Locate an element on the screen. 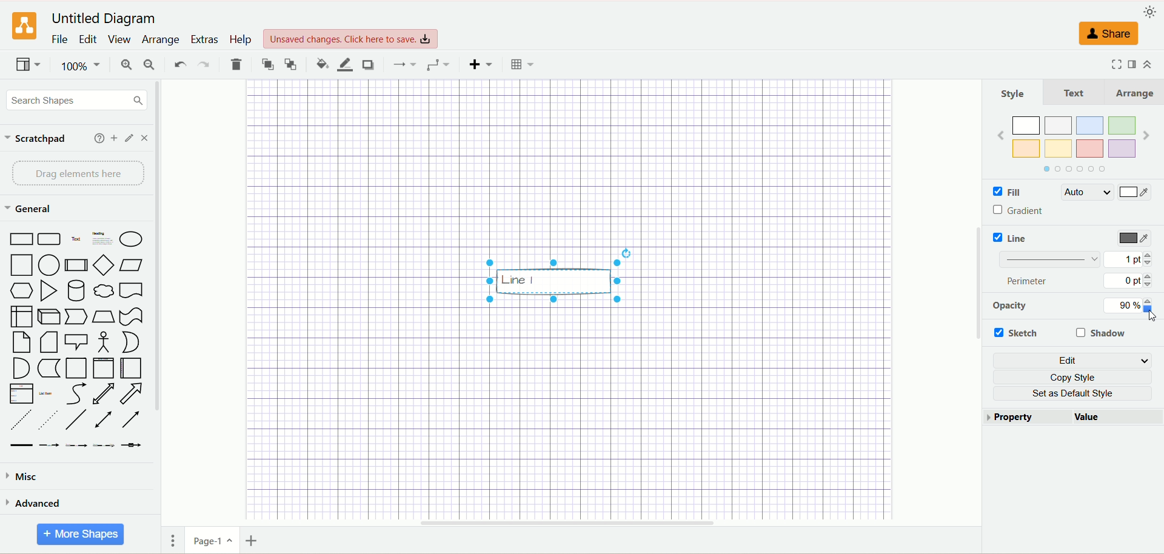  vertical scroll bar is located at coordinates (974, 303).